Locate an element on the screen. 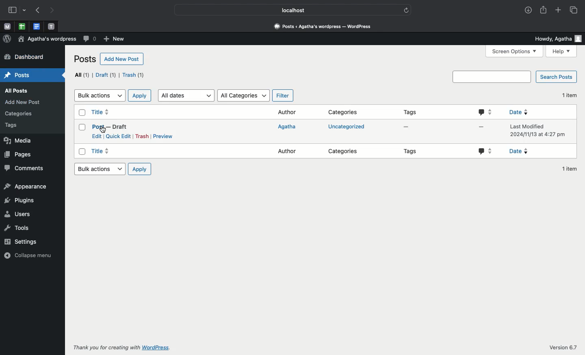 The image size is (585, 355). Title is located at coordinates (100, 152).